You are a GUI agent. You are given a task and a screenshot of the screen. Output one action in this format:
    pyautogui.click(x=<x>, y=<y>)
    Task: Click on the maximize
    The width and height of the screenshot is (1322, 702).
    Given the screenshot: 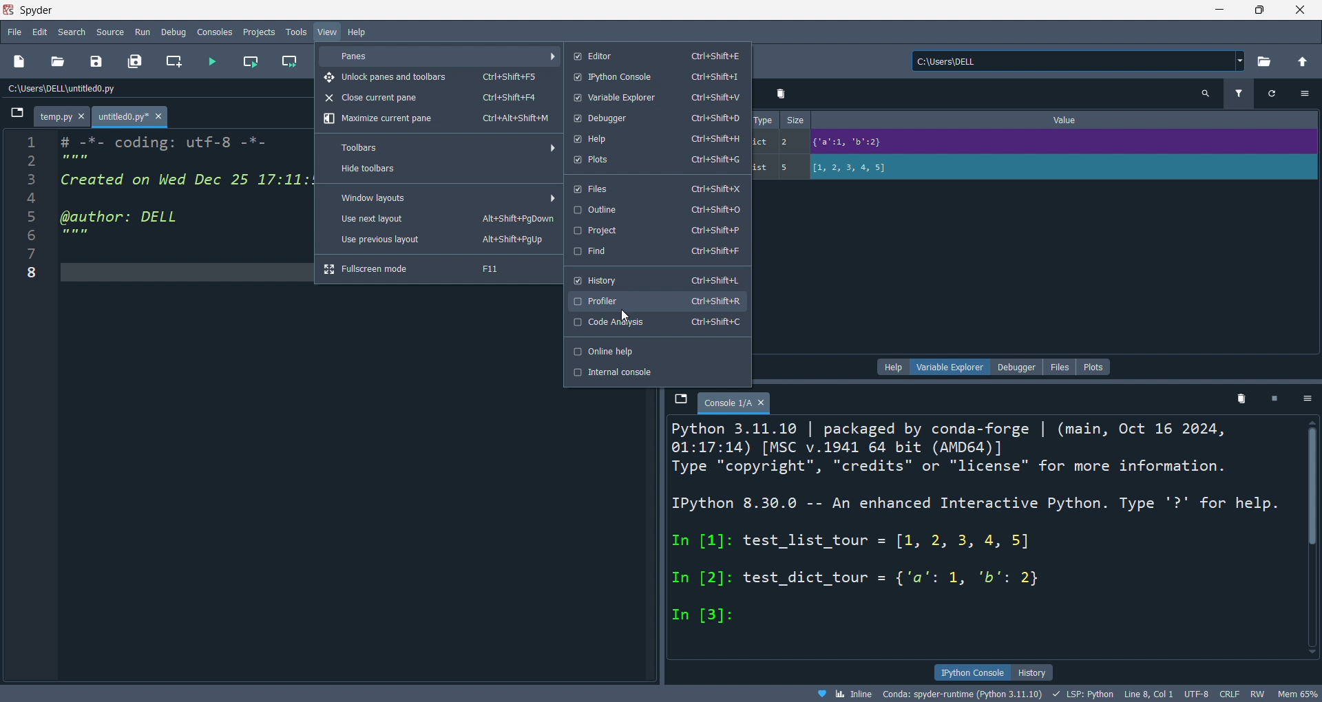 What is the action you would take?
    pyautogui.click(x=1266, y=10)
    